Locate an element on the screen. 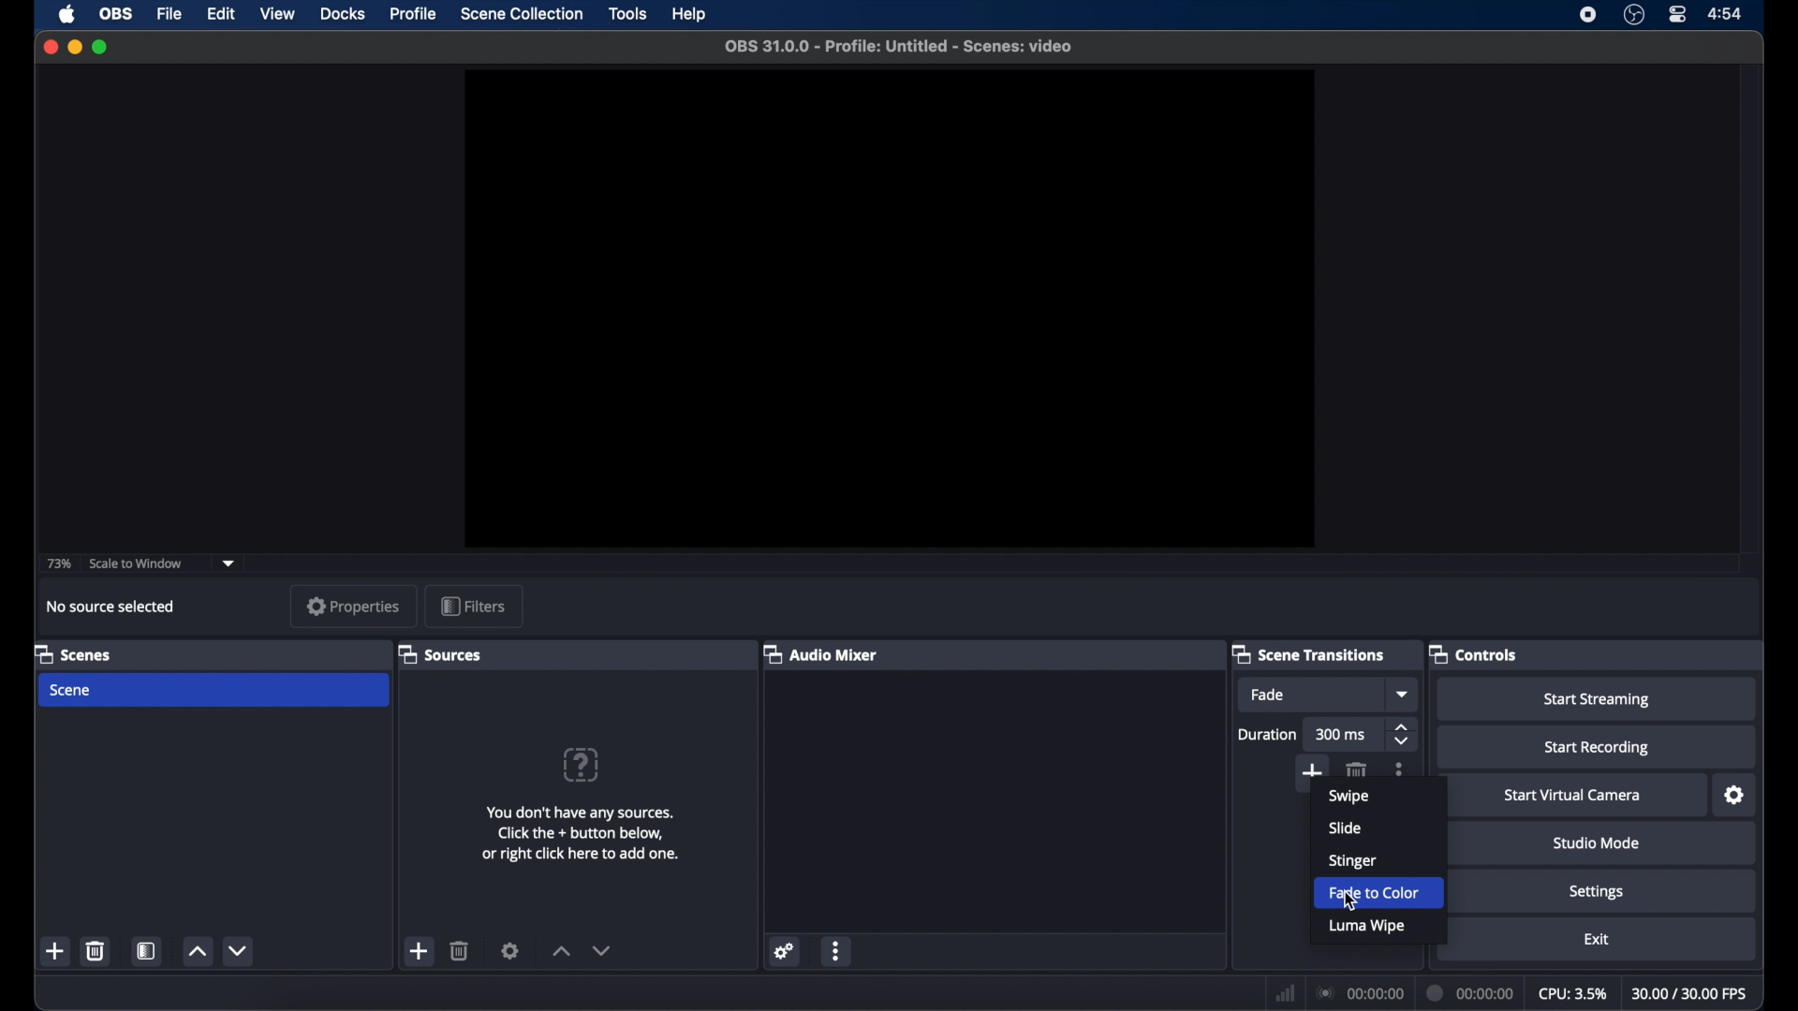  delete is located at coordinates (460, 950).